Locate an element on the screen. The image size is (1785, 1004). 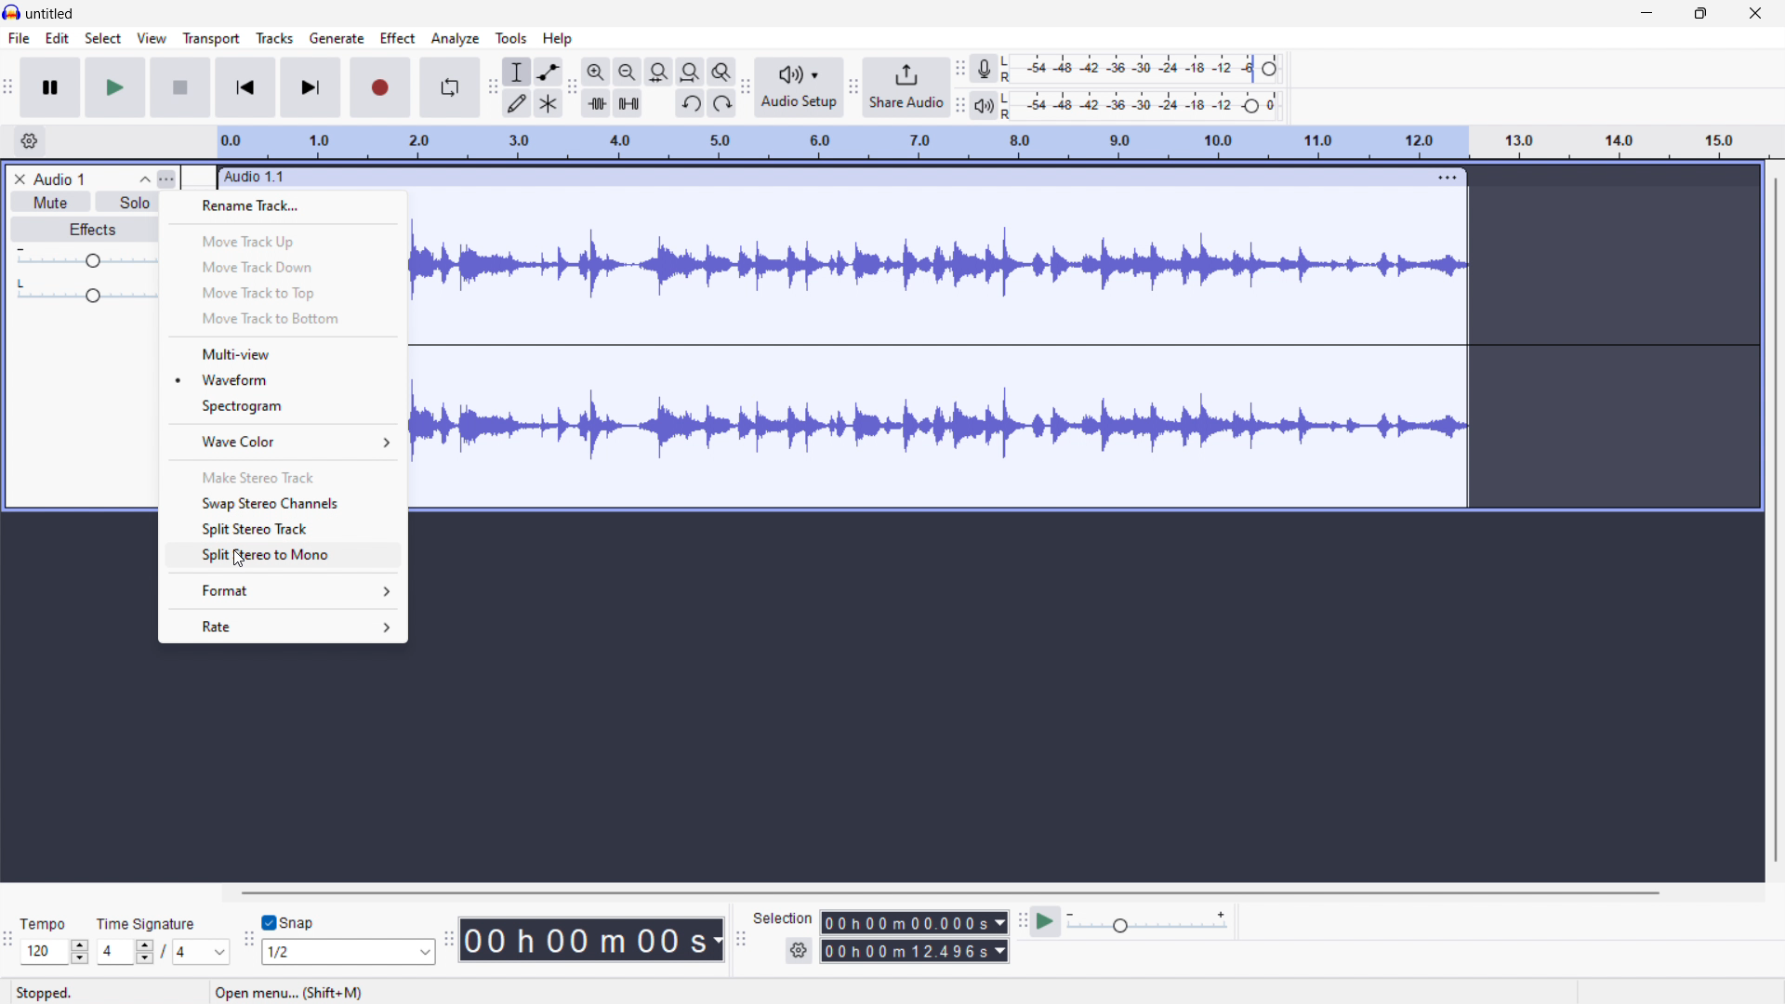
playback meter toolbar is located at coordinates (853, 88).